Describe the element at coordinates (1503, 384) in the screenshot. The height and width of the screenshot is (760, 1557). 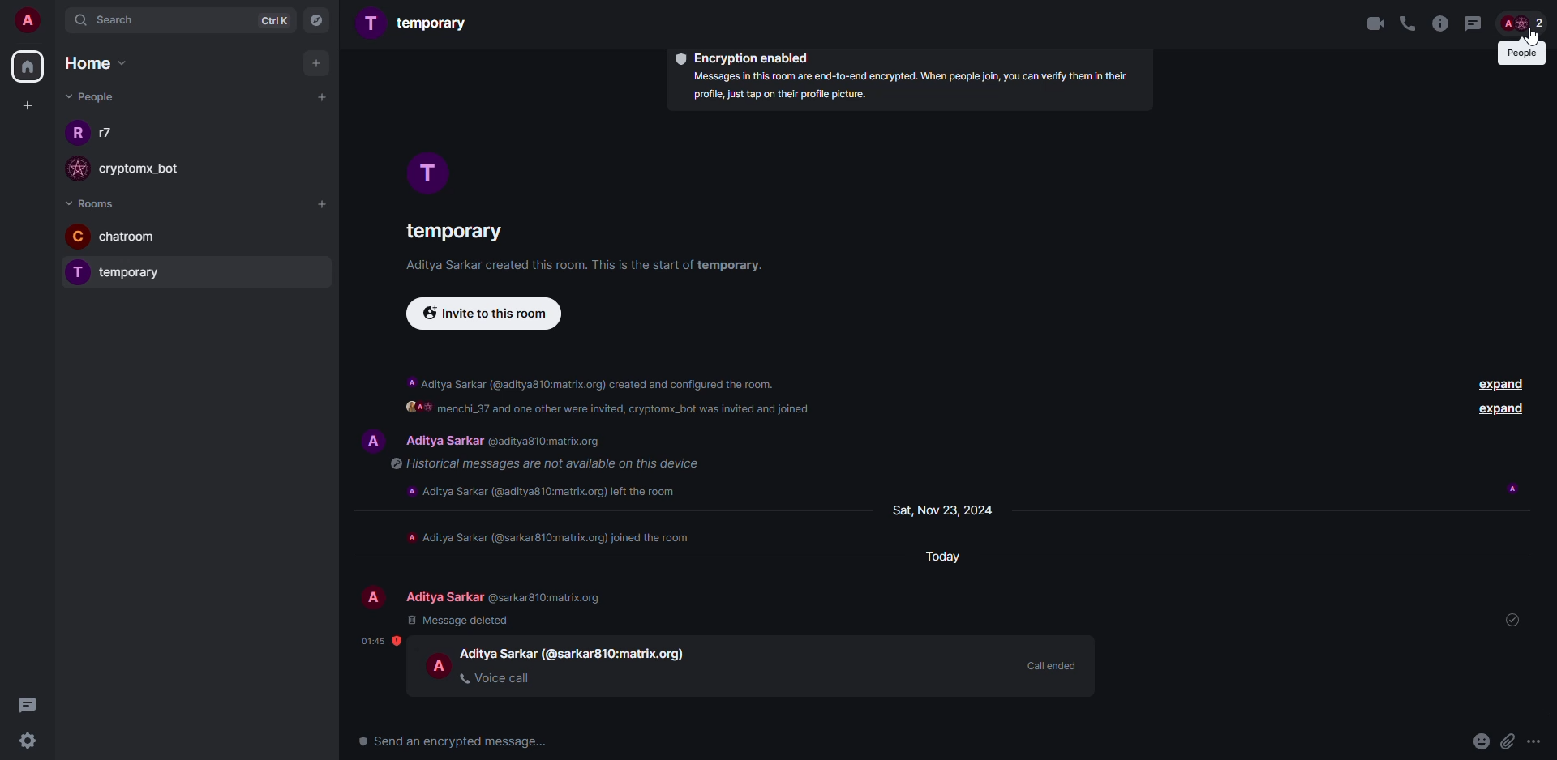
I see `expand` at that location.